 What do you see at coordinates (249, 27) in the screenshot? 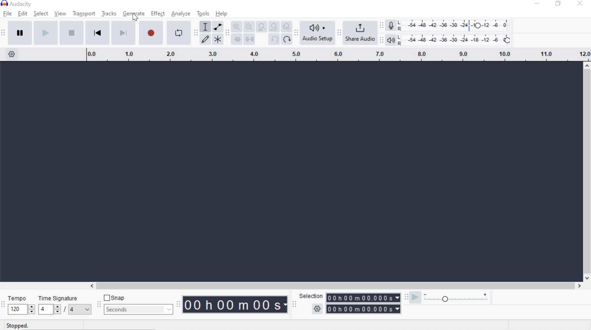
I see `Zoom Out` at bounding box center [249, 27].